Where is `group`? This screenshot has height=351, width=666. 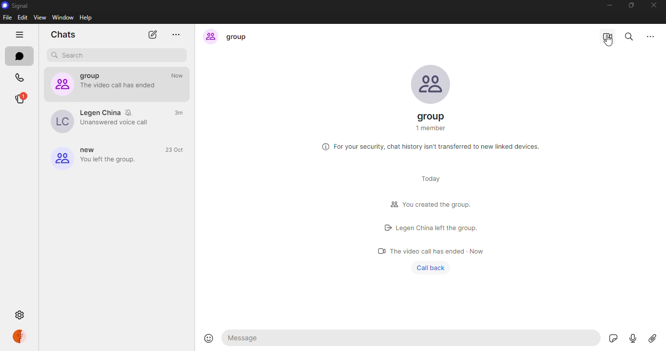 group is located at coordinates (98, 77).